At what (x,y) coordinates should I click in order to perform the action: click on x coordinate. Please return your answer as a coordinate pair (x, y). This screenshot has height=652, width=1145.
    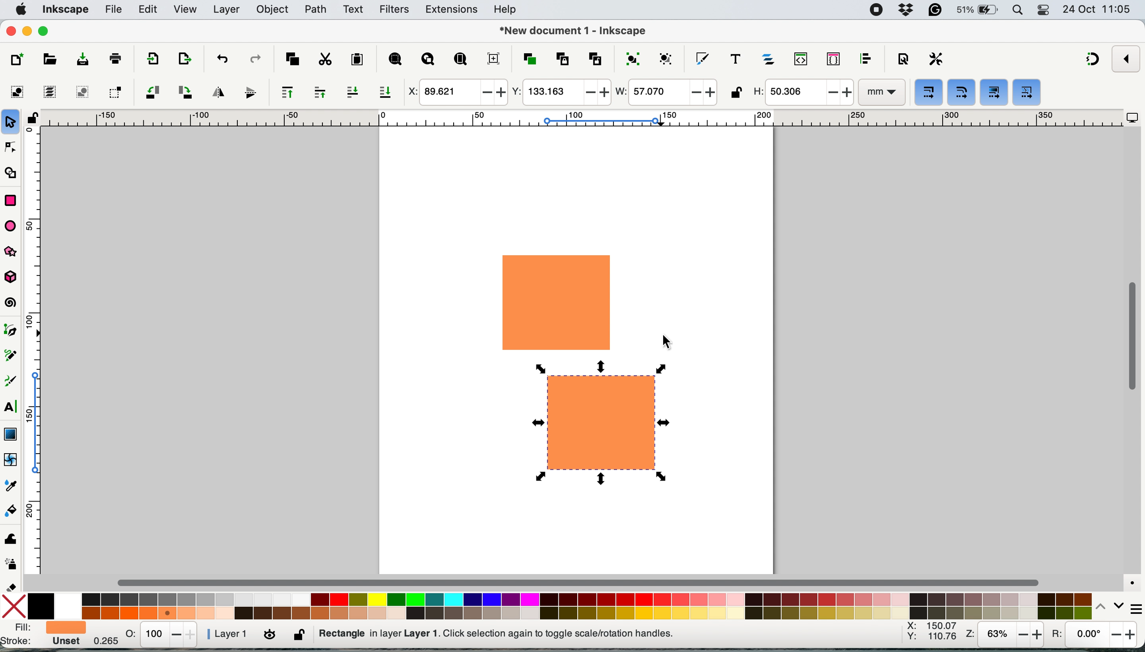
    Looking at the image, I should click on (455, 93).